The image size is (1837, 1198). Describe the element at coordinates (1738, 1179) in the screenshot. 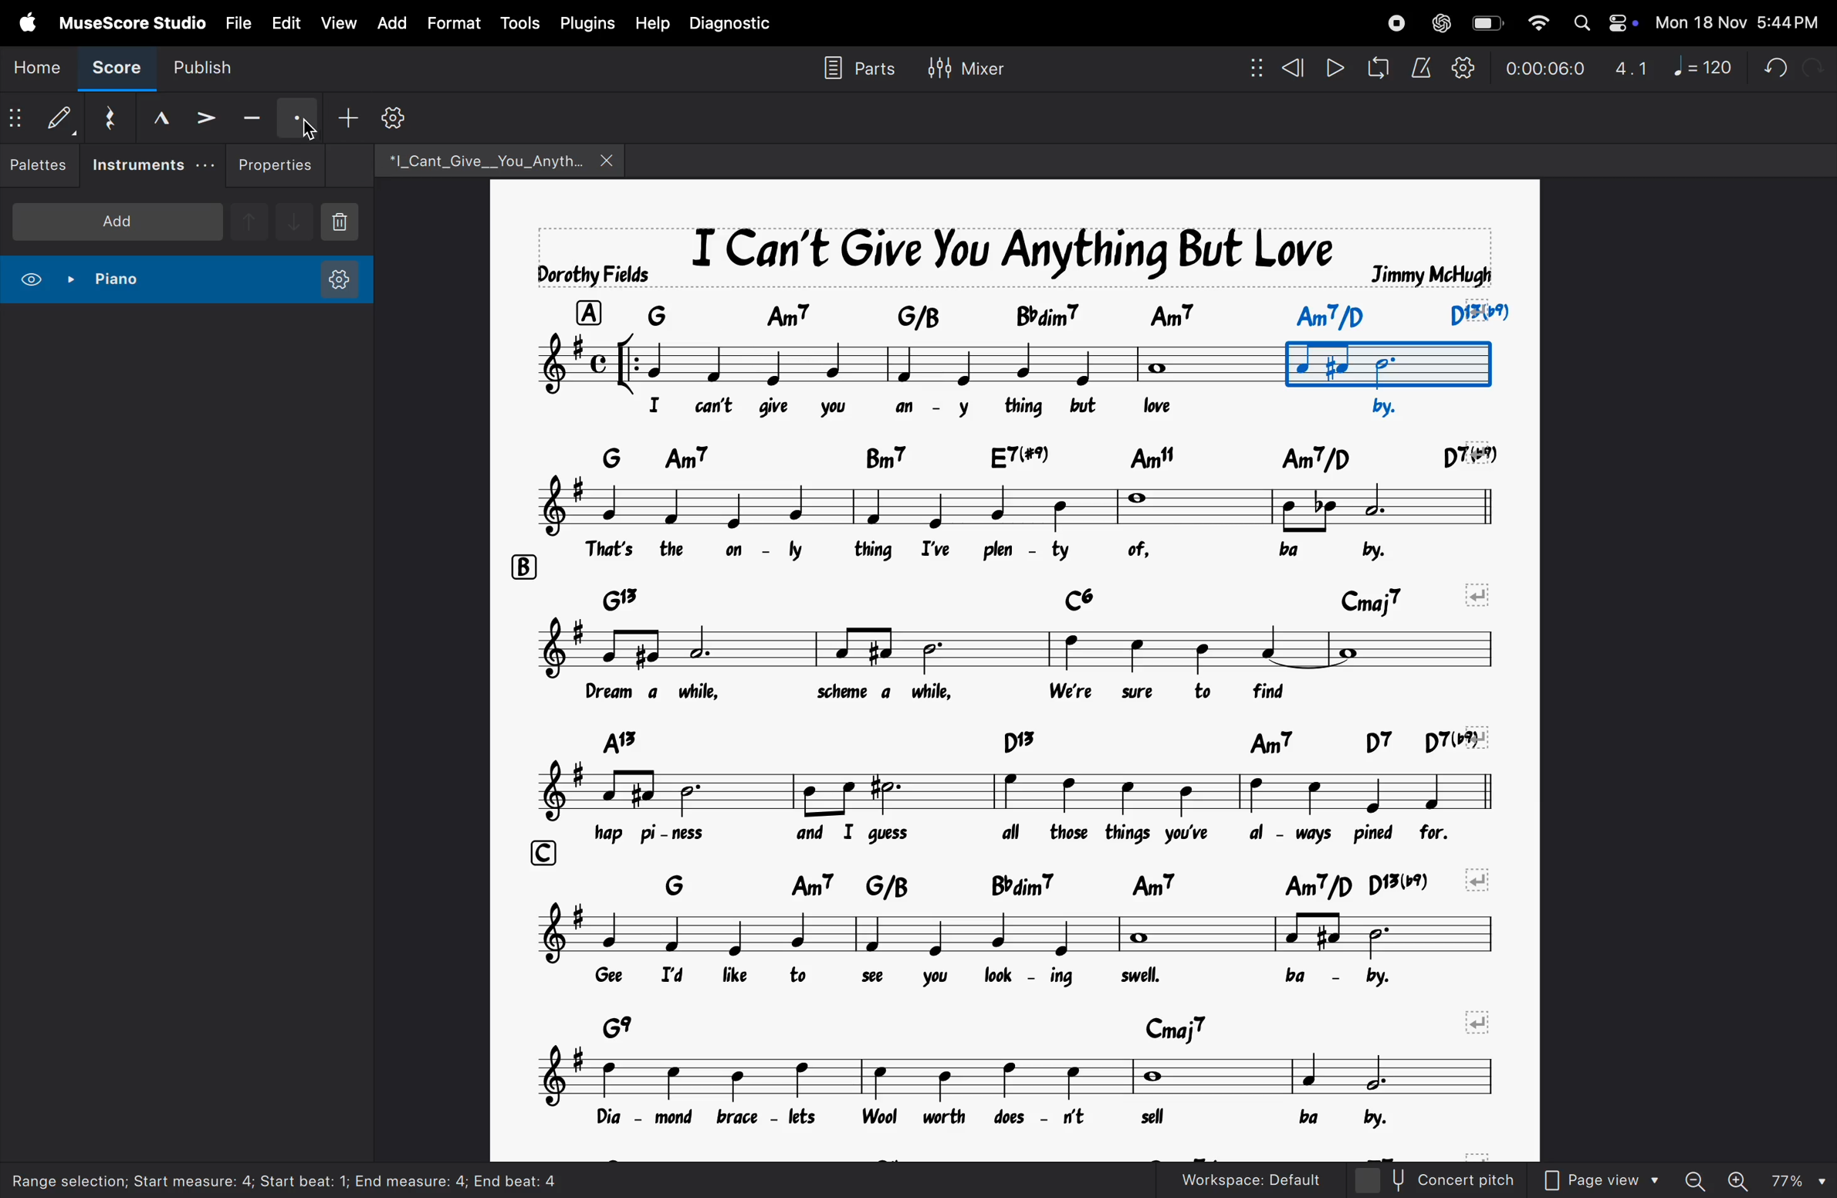

I see `zoom in` at that location.